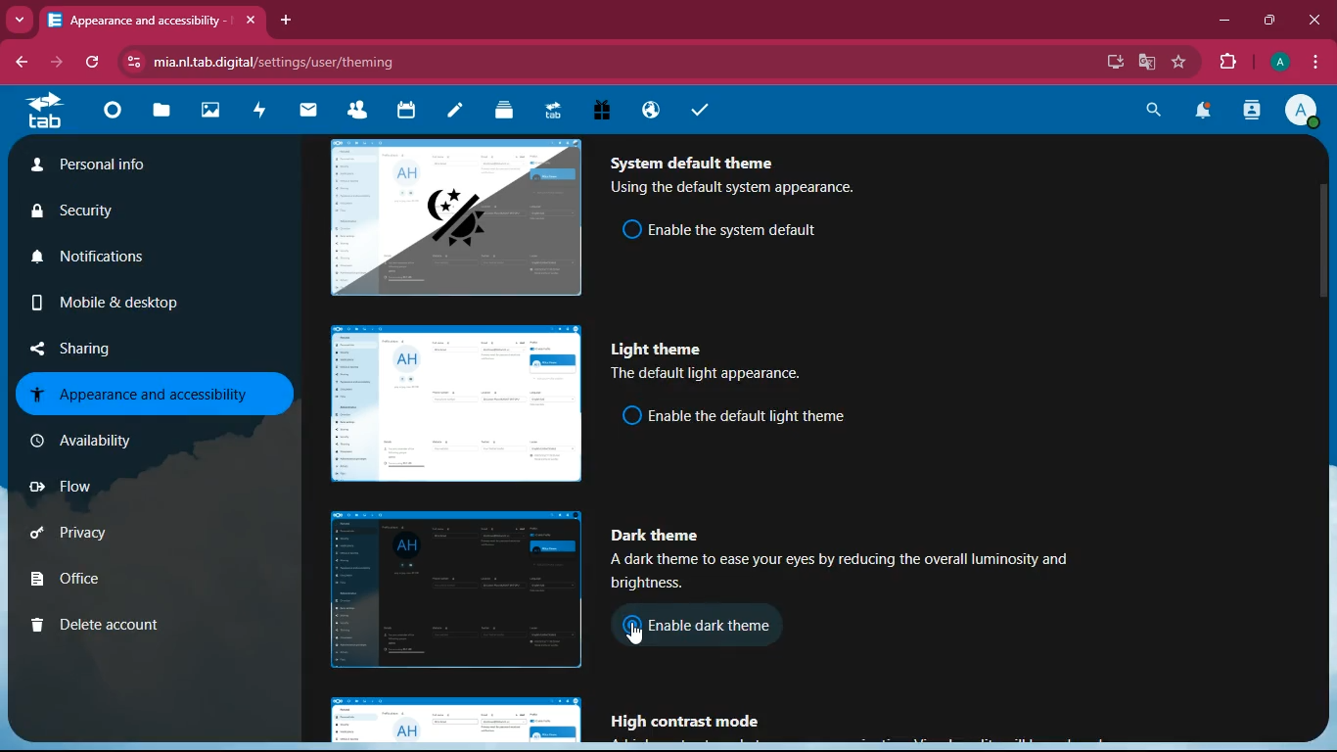 This screenshot has height=752, width=1337. What do you see at coordinates (1151, 63) in the screenshot?
I see `google translate` at bounding box center [1151, 63].